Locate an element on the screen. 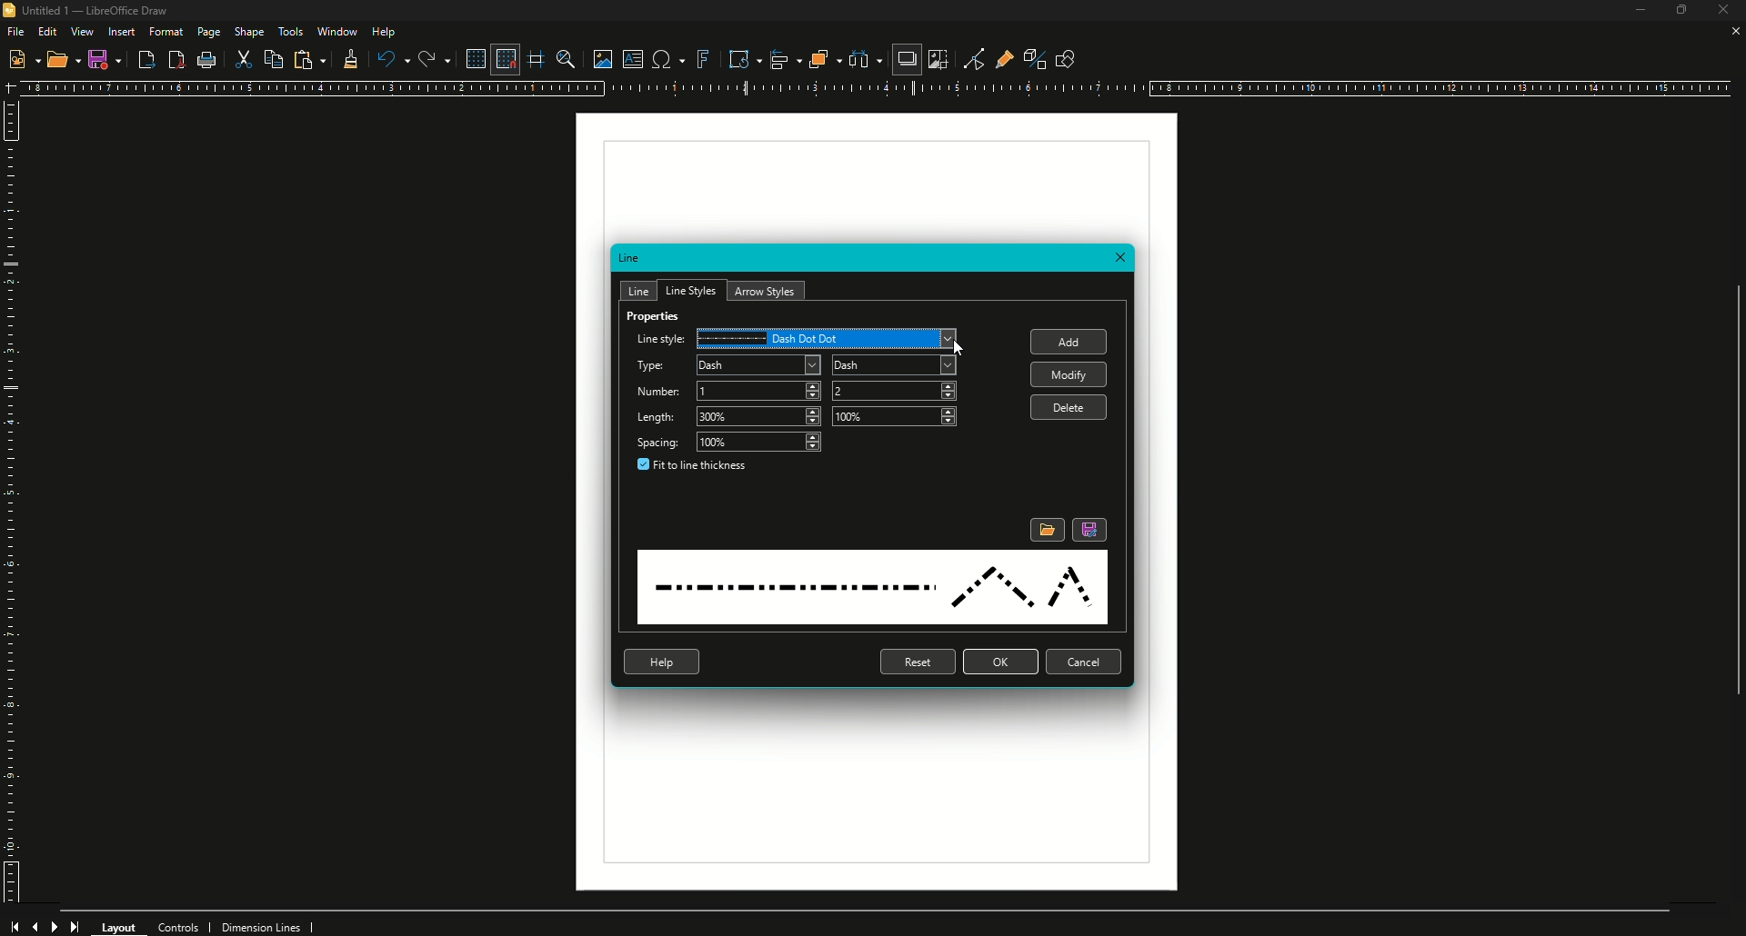 Image resolution: width=1746 pixels, height=936 pixels. scroll is located at coordinates (1729, 504).